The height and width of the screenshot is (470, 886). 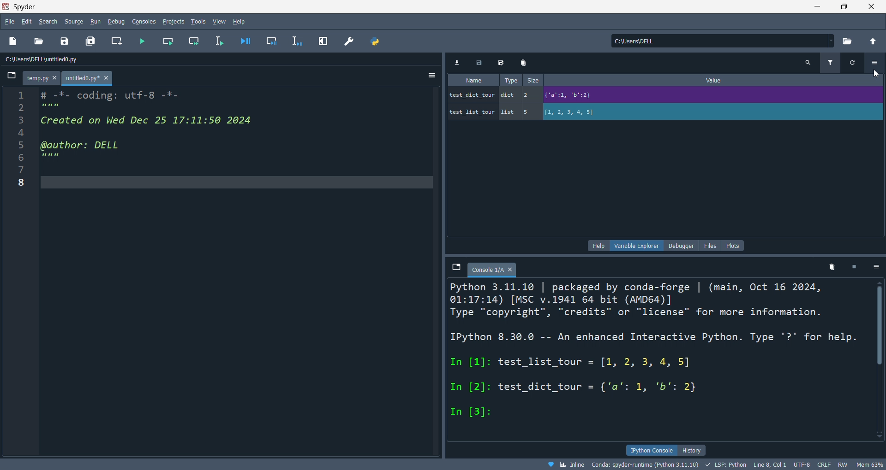 What do you see at coordinates (65, 41) in the screenshot?
I see `save` at bounding box center [65, 41].